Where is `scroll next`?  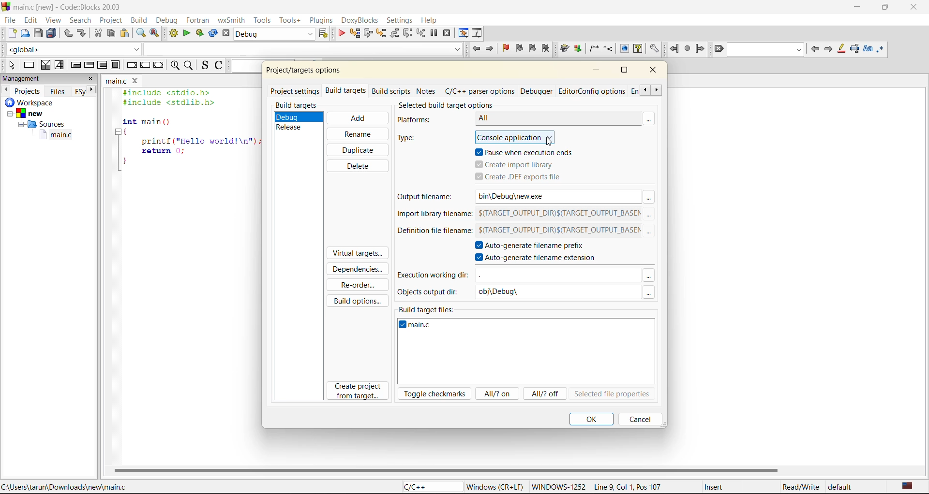
scroll next is located at coordinates (658, 89).